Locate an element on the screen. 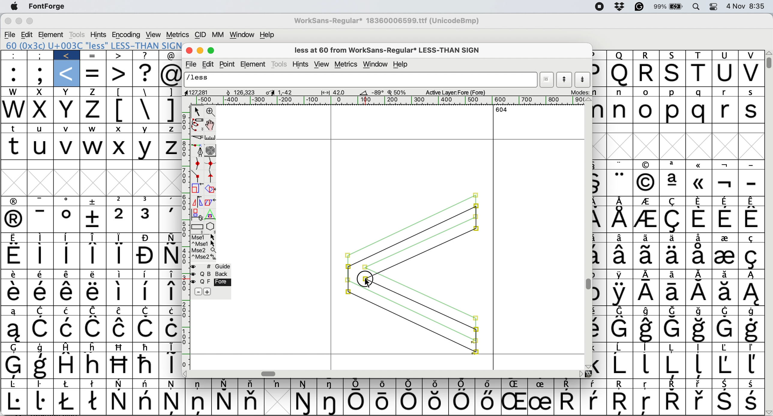  Symbol is located at coordinates (646, 365).